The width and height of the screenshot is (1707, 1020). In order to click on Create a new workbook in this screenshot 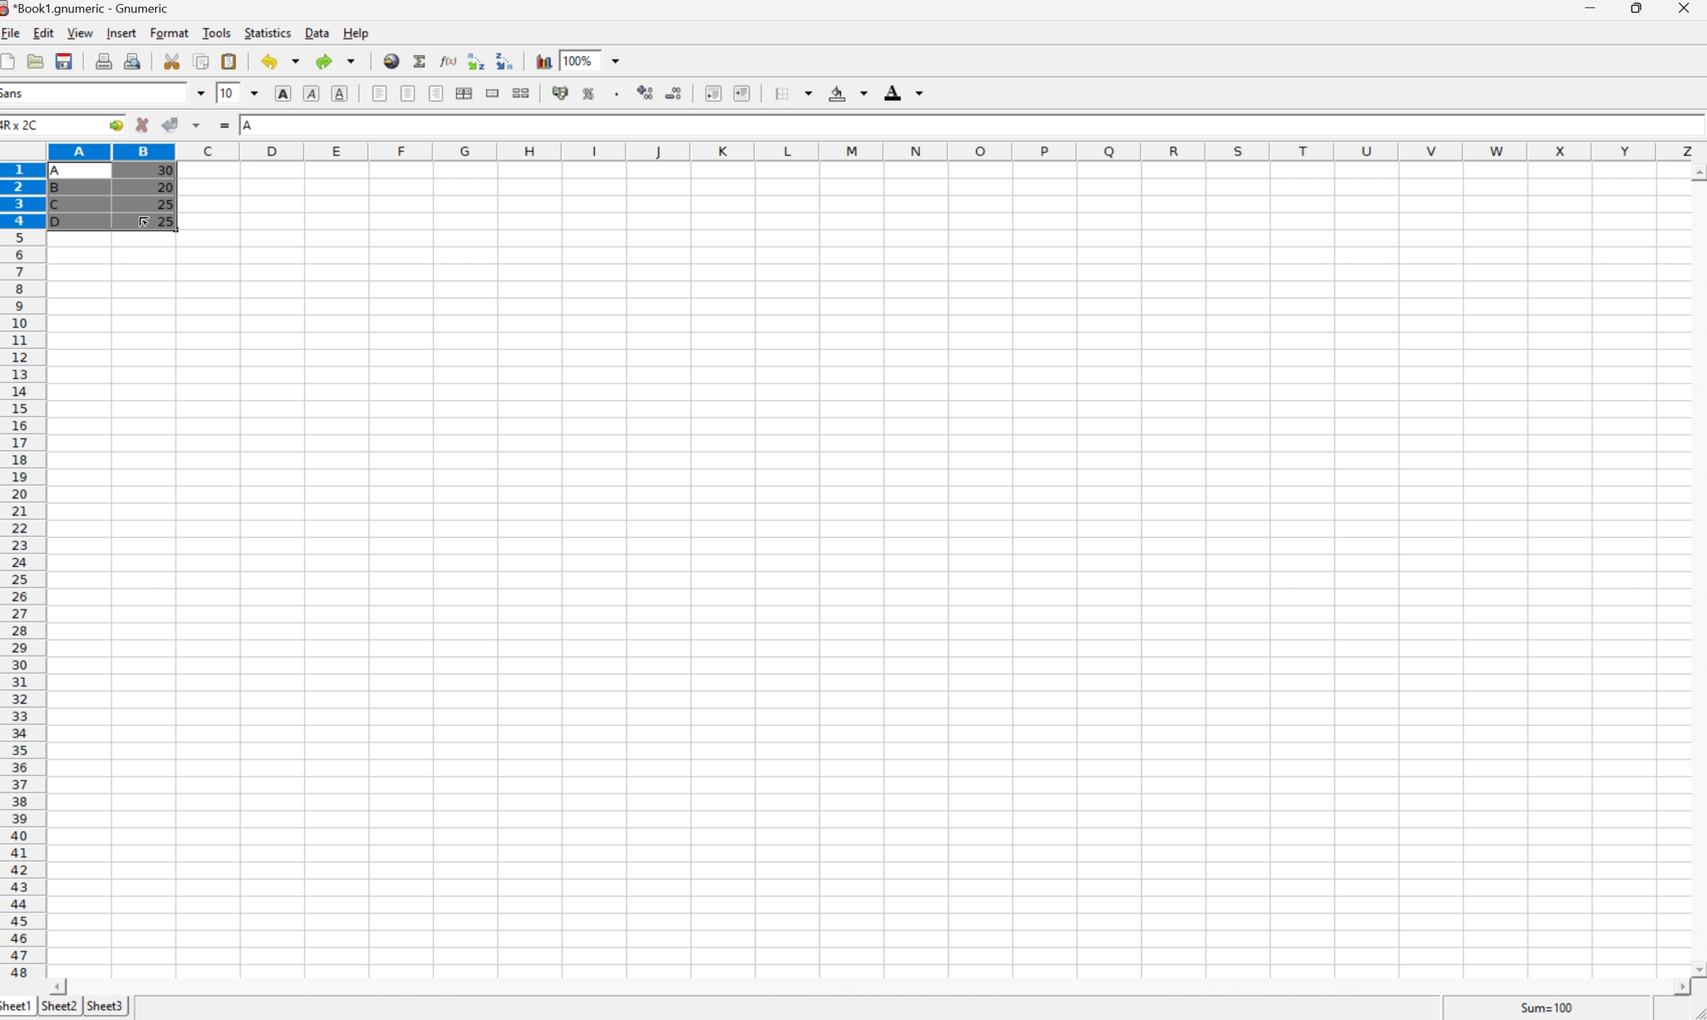, I will do `click(11, 60)`.